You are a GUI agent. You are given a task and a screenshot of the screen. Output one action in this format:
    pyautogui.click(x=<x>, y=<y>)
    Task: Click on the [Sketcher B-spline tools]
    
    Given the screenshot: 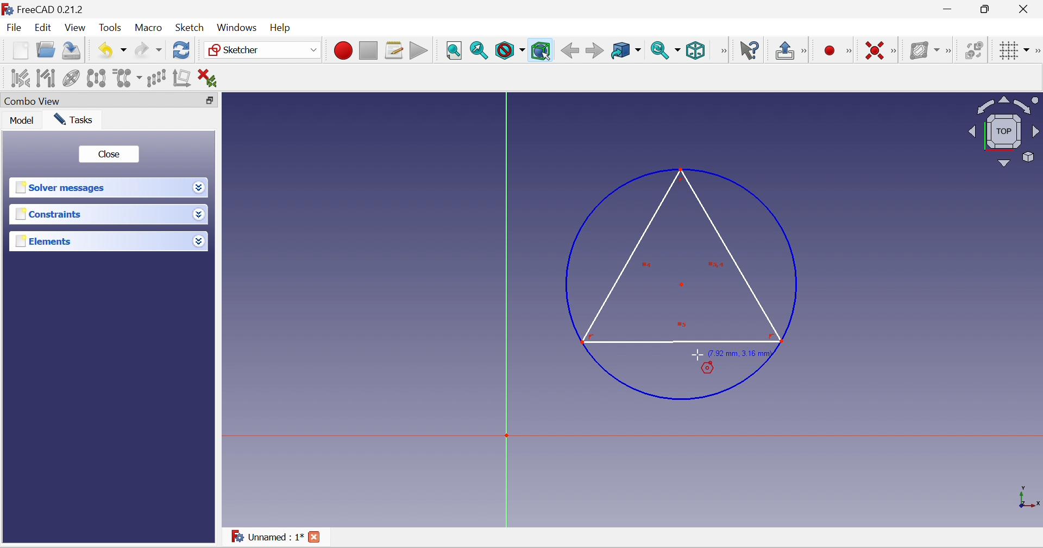 What is the action you would take?
    pyautogui.click(x=951, y=51)
    